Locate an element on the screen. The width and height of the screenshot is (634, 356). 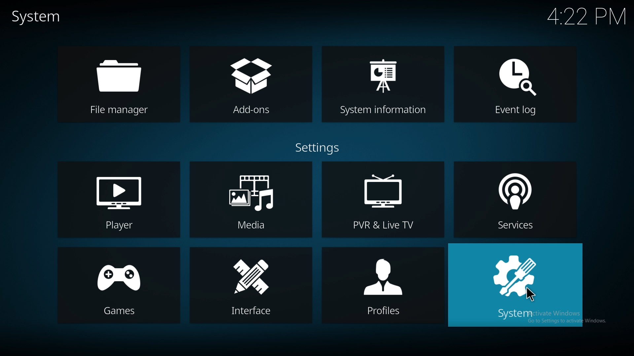
event log is located at coordinates (516, 84).